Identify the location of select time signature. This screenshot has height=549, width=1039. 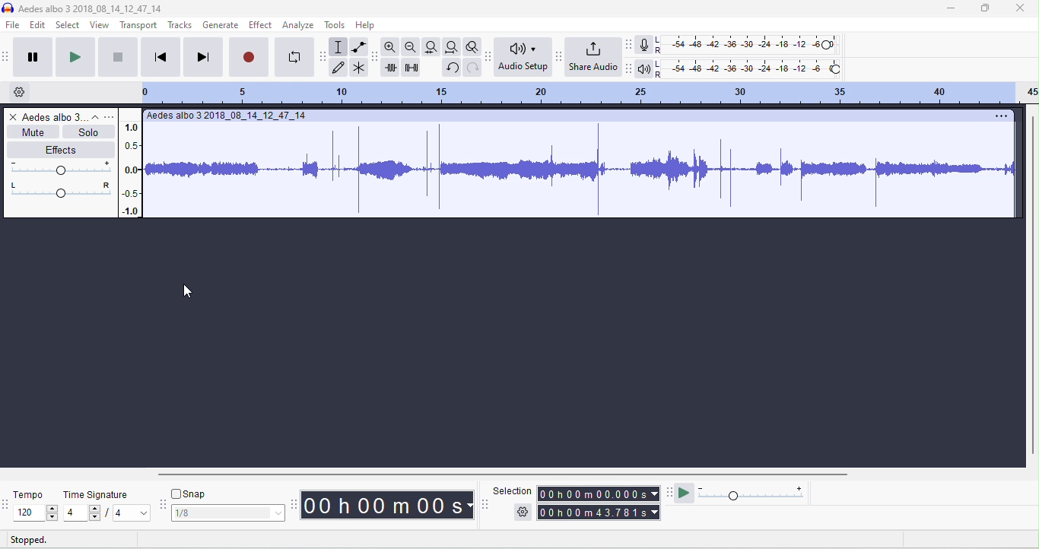
(106, 513).